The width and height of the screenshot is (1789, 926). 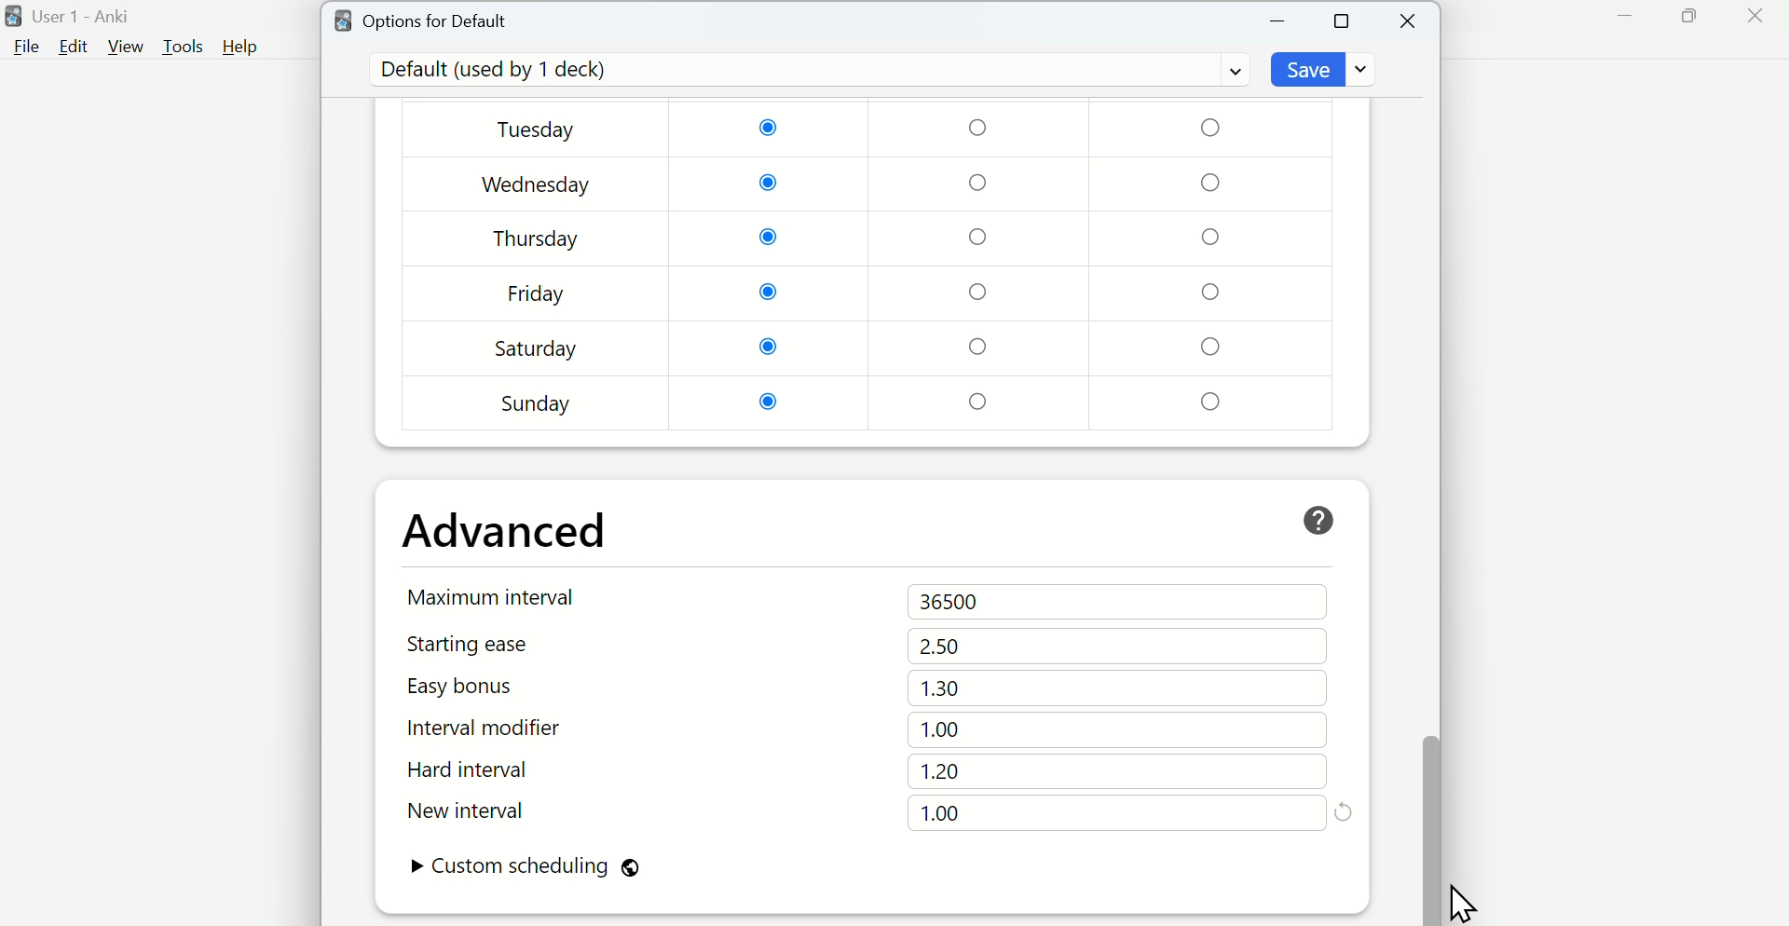 I want to click on 1.00, so click(x=940, y=813).